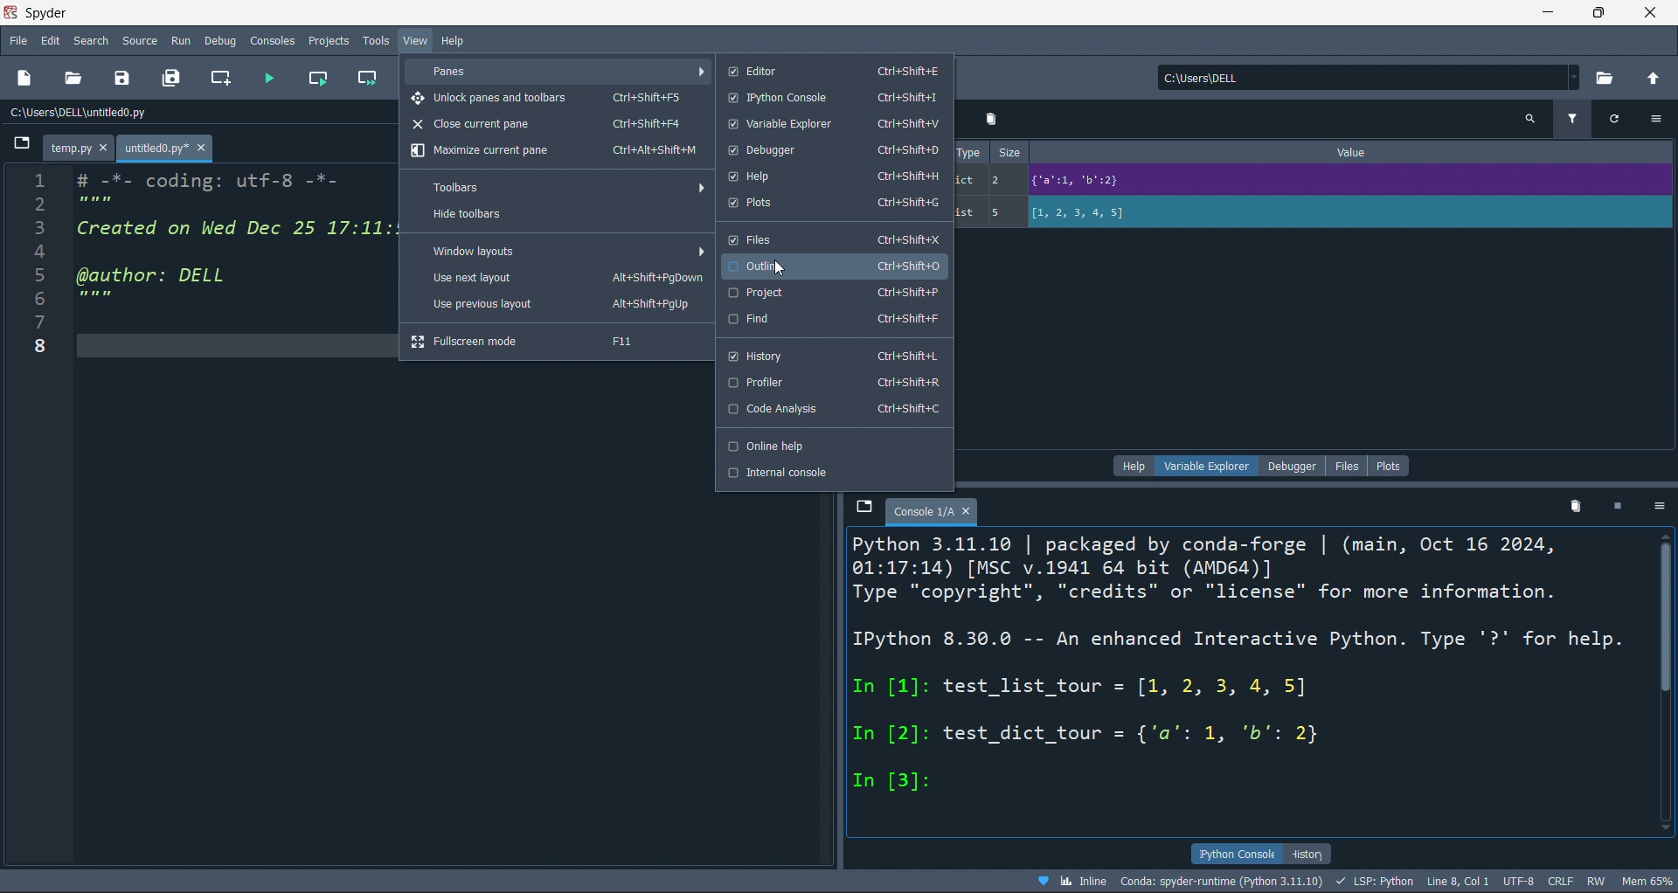 Image resolution: width=1678 pixels, height=893 pixels. I want to click on console 1/a tab, so click(937, 509).